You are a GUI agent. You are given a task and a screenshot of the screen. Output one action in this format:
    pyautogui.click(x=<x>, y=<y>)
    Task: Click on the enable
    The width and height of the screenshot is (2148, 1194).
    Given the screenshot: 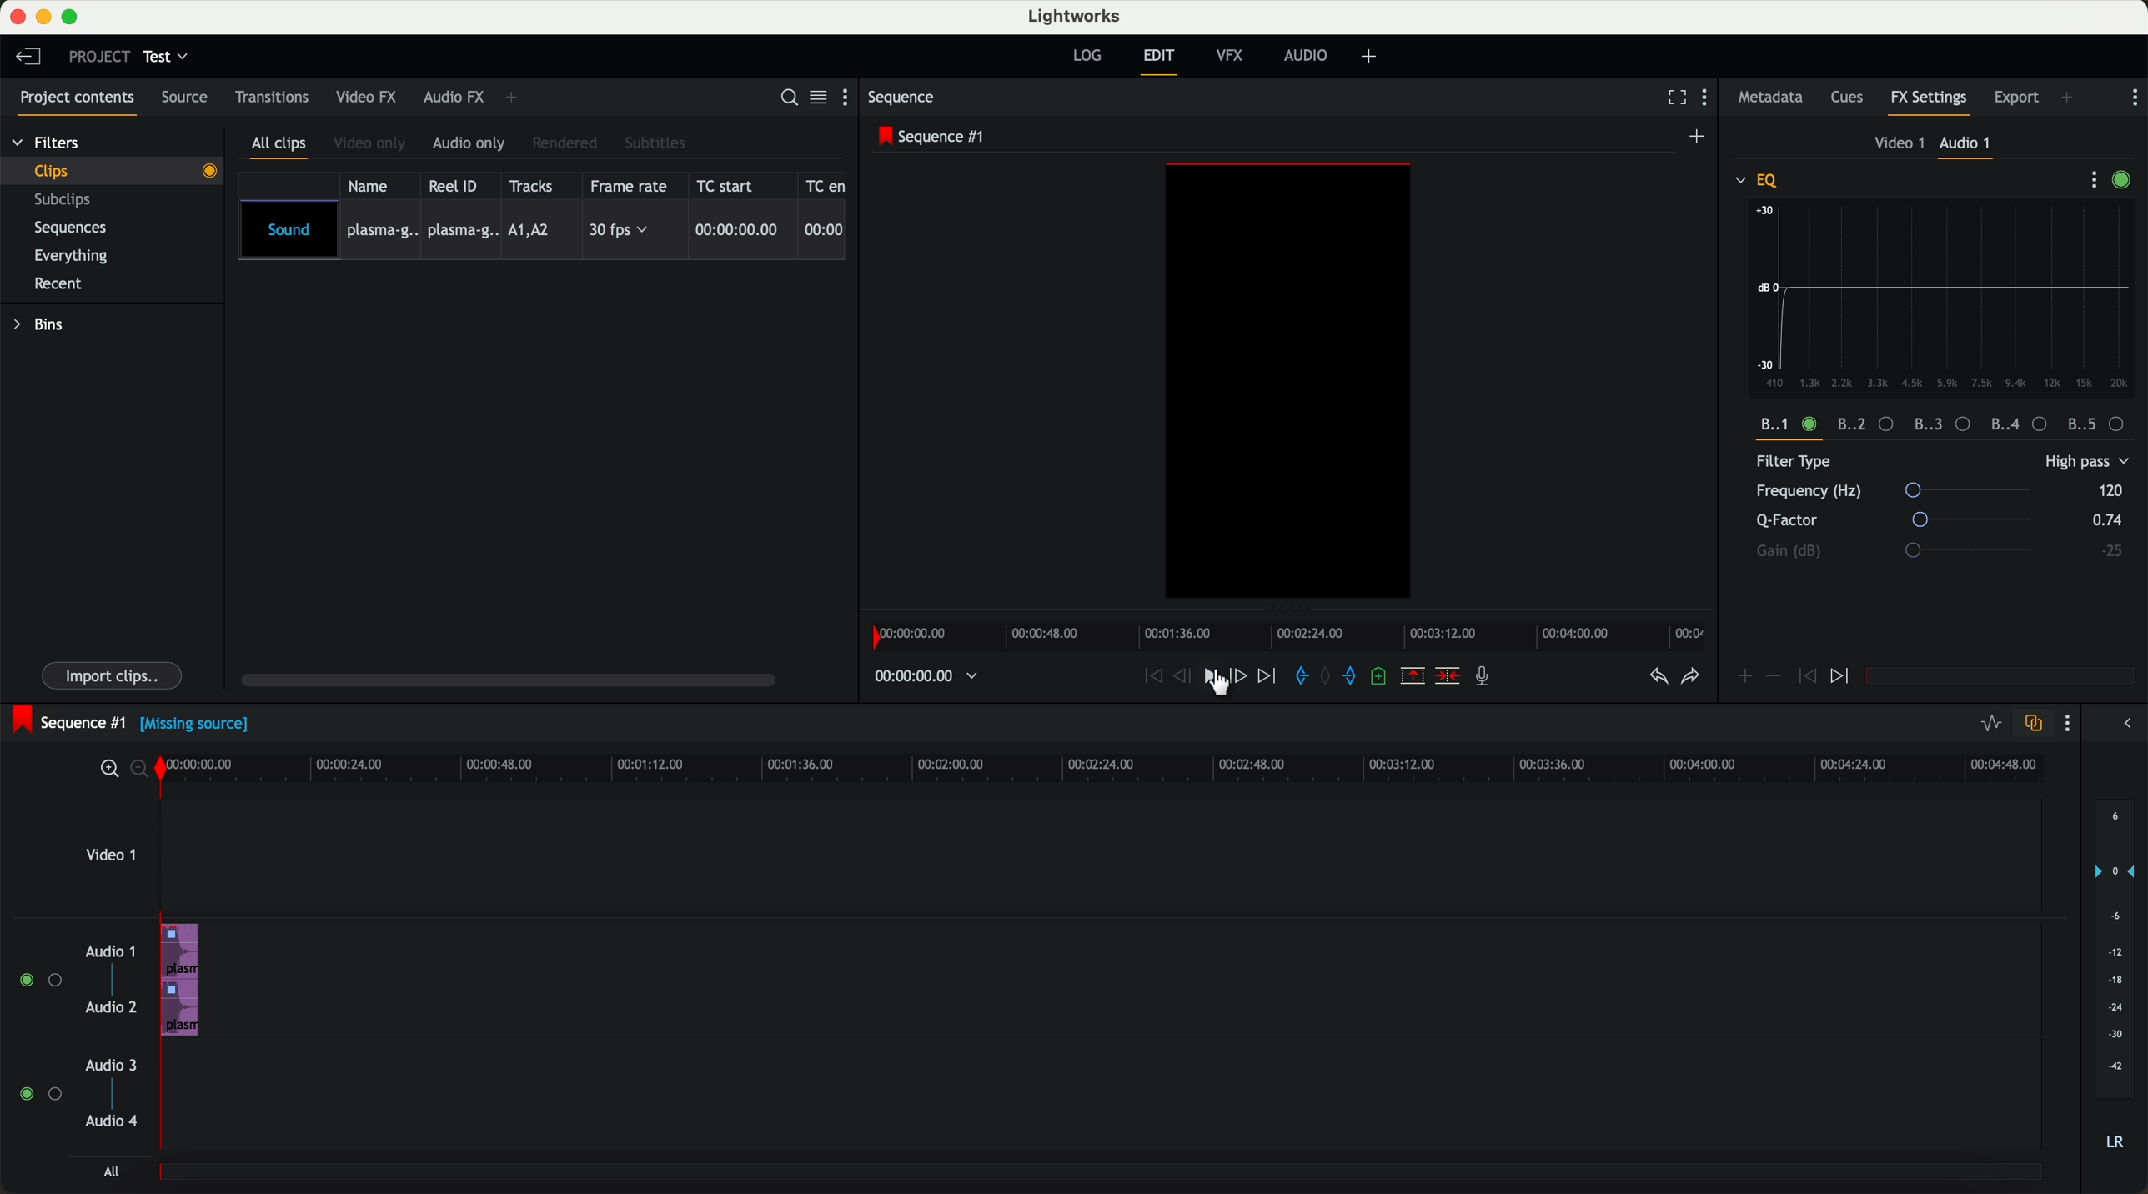 What is the action you would take?
    pyautogui.click(x=2126, y=181)
    